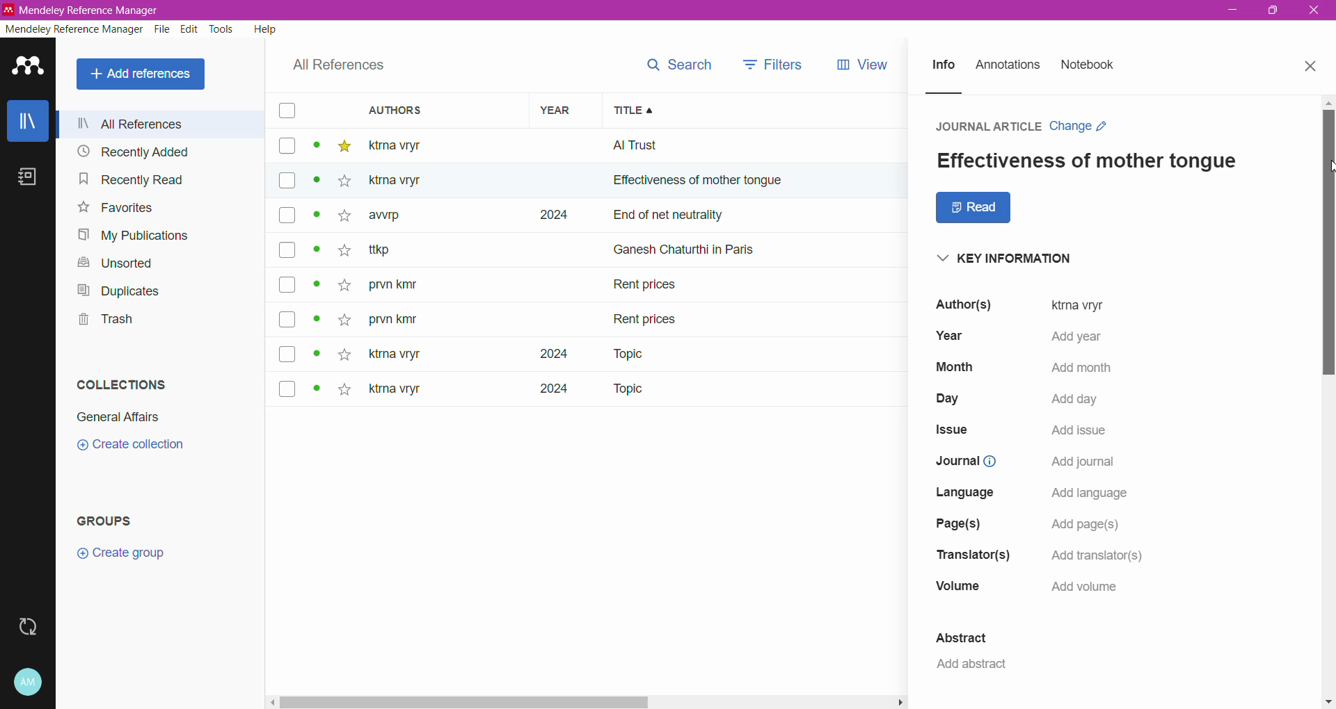 This screenshot has width=1336, height=709. Describe the element at coordinates (1092, 491) in the screenshot. I see `Click to add language` at that location.